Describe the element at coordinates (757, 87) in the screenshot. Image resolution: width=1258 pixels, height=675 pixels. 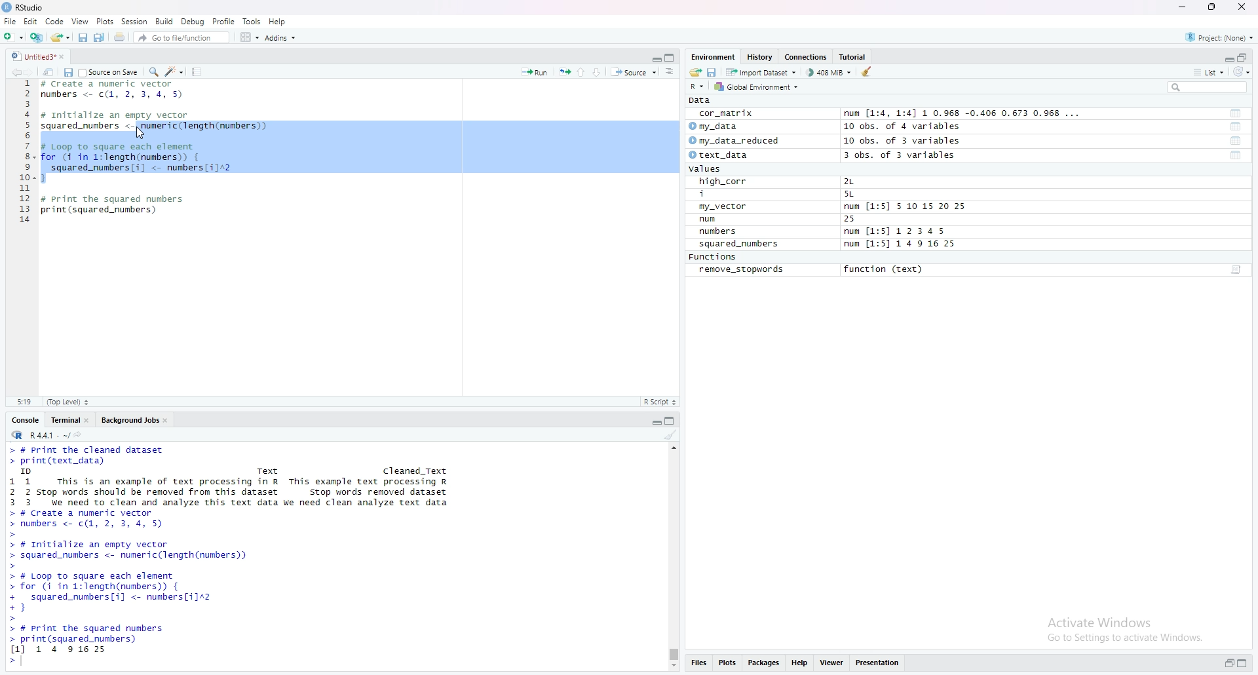
I see `Global Environment` at that location.